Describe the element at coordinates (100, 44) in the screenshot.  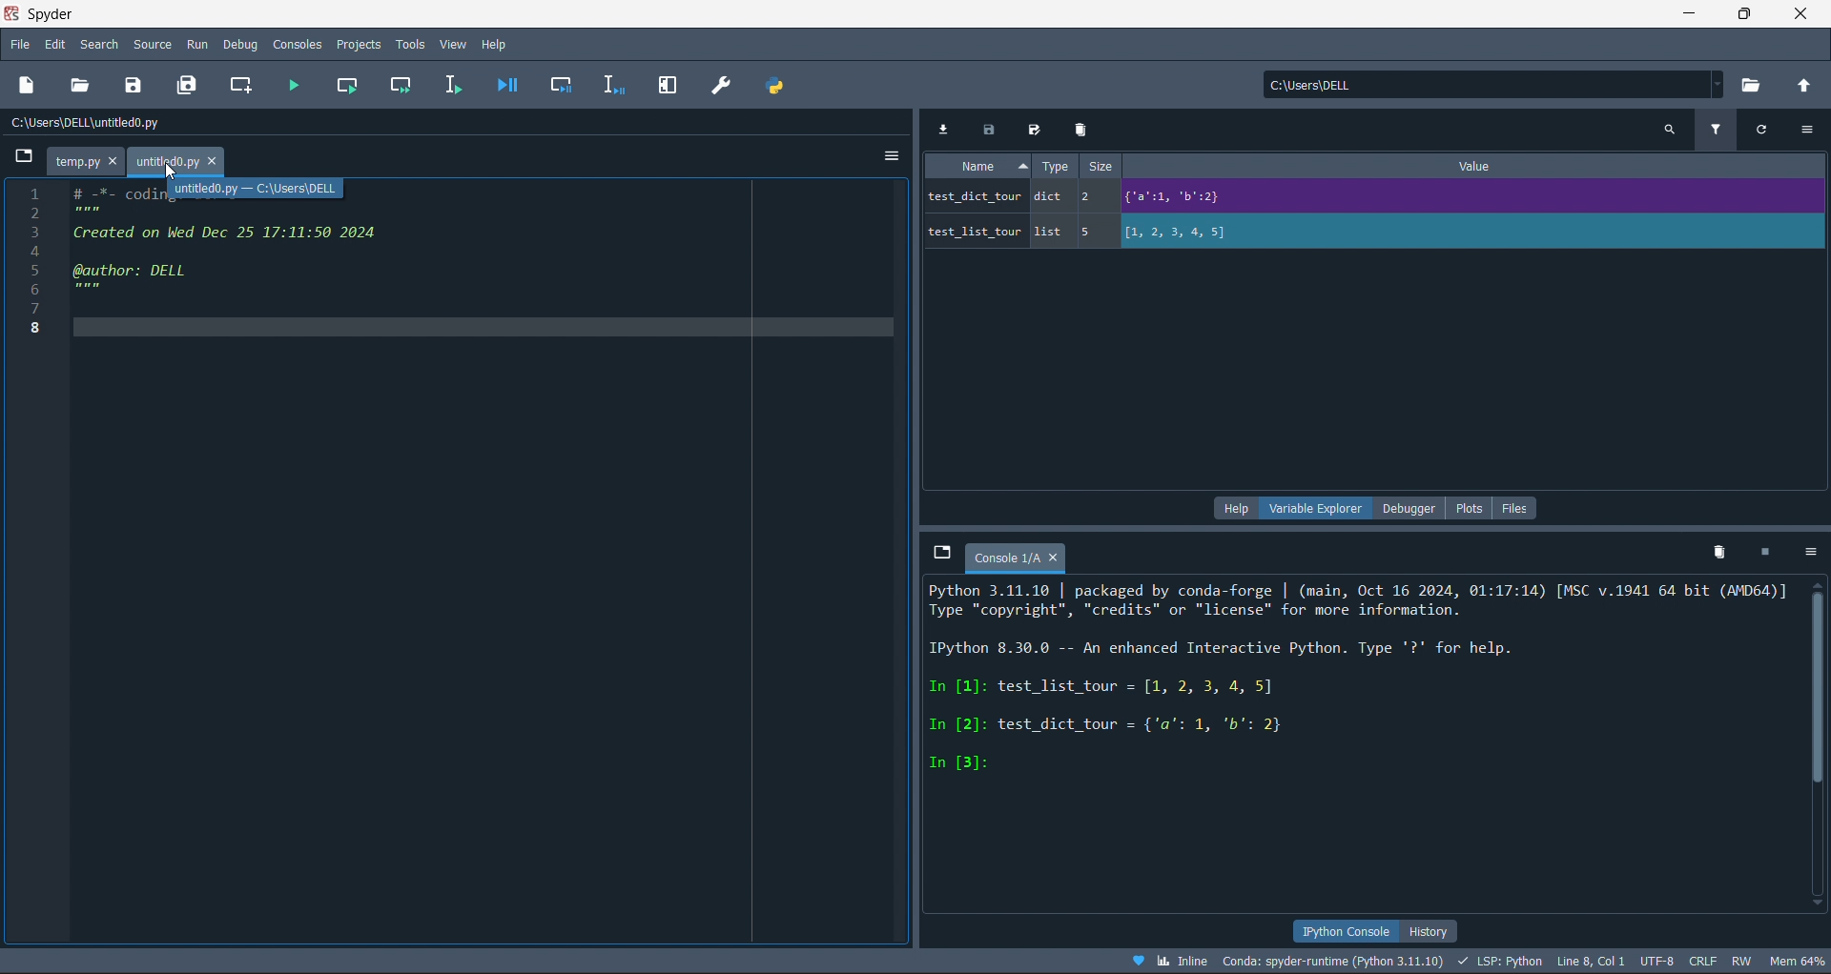
I see `search` at that location.